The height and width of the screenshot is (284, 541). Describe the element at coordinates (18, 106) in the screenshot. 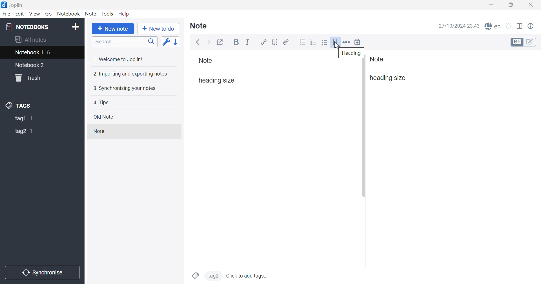

I see `TAGS` at that location.